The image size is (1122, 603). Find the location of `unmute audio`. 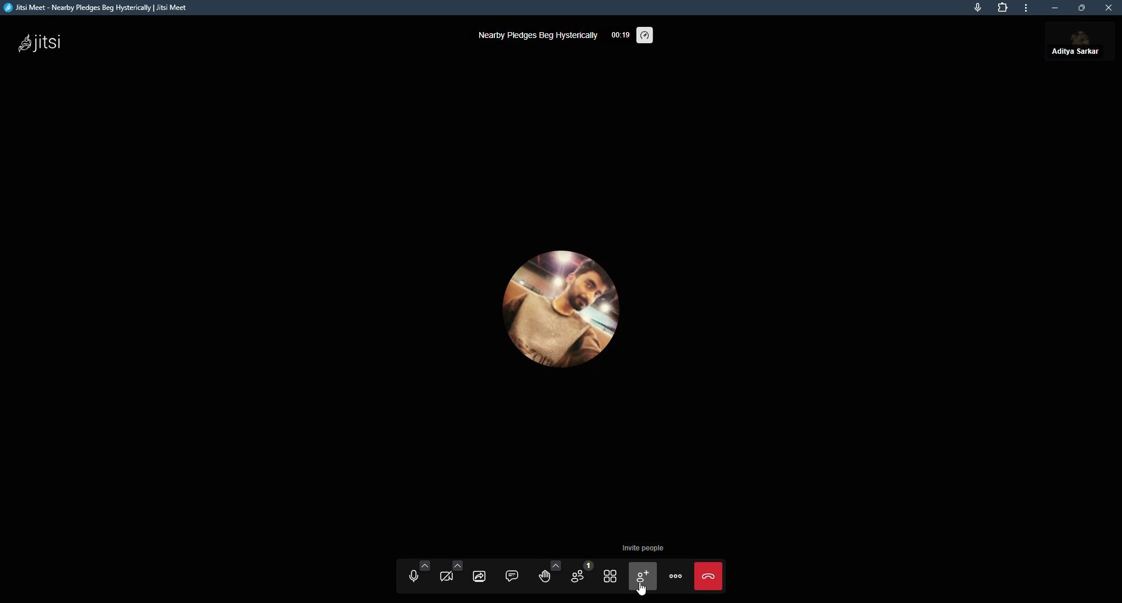

unmute audio is located at coordinates (418, 573).